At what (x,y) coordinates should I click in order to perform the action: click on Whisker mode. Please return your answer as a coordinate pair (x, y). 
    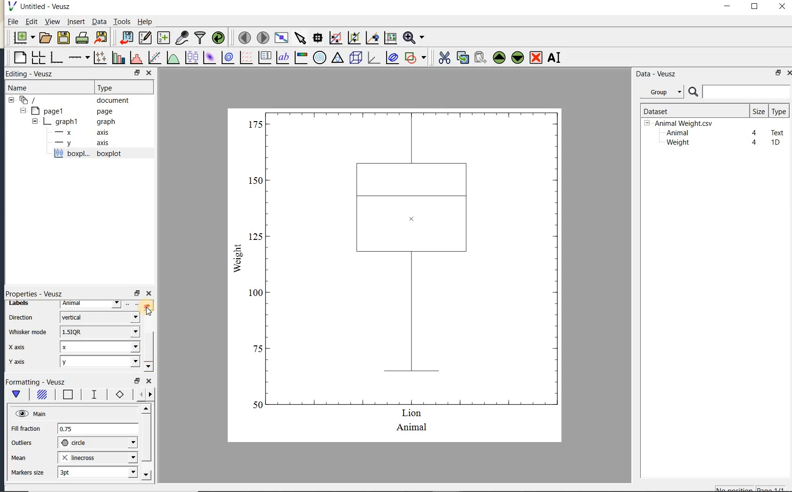
    Looking at the image, I should click on (27, 332).